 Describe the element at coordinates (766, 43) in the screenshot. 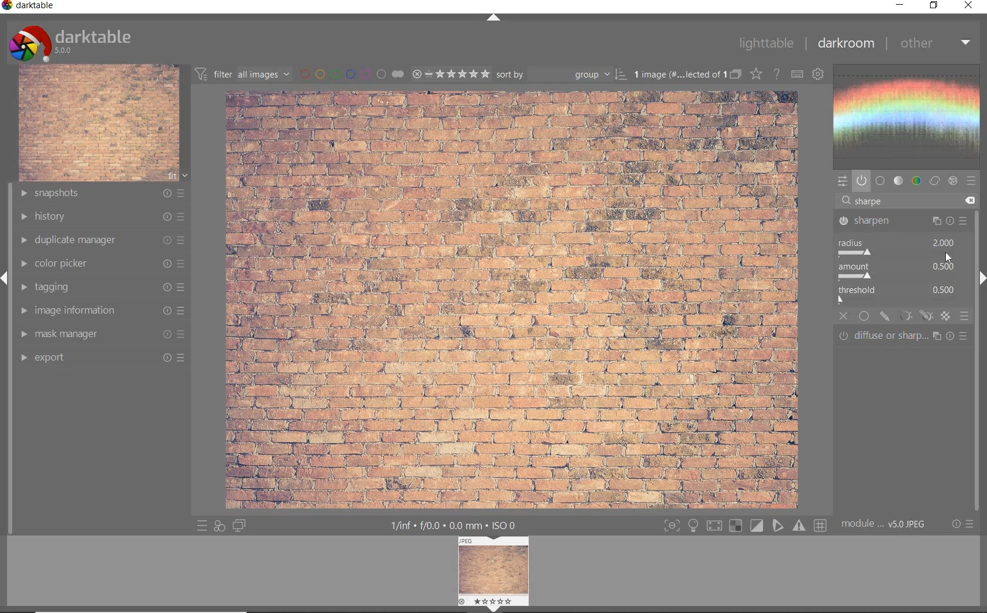

I see `lighttable` at that location.